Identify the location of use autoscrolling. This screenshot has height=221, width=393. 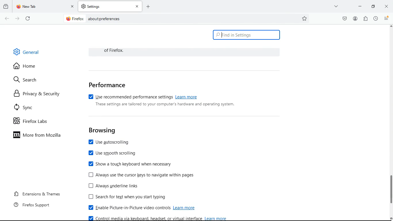
(112, 143).